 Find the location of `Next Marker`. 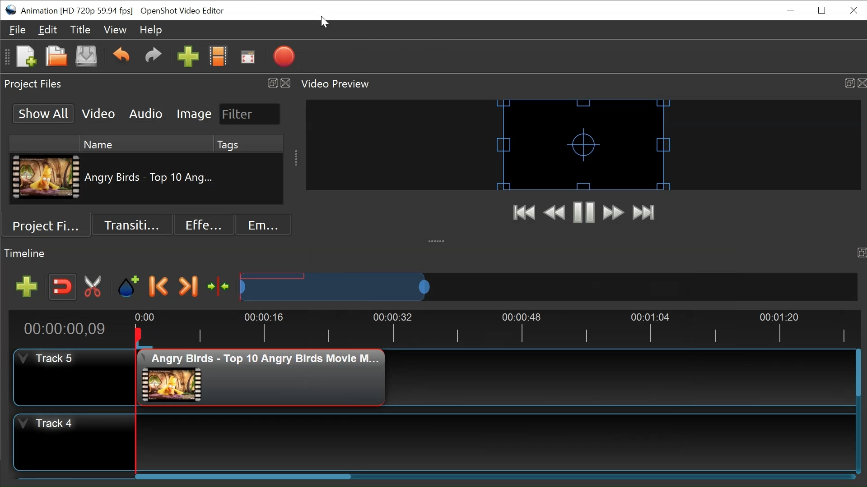

Next Marker is located at coordinates (189, 287).